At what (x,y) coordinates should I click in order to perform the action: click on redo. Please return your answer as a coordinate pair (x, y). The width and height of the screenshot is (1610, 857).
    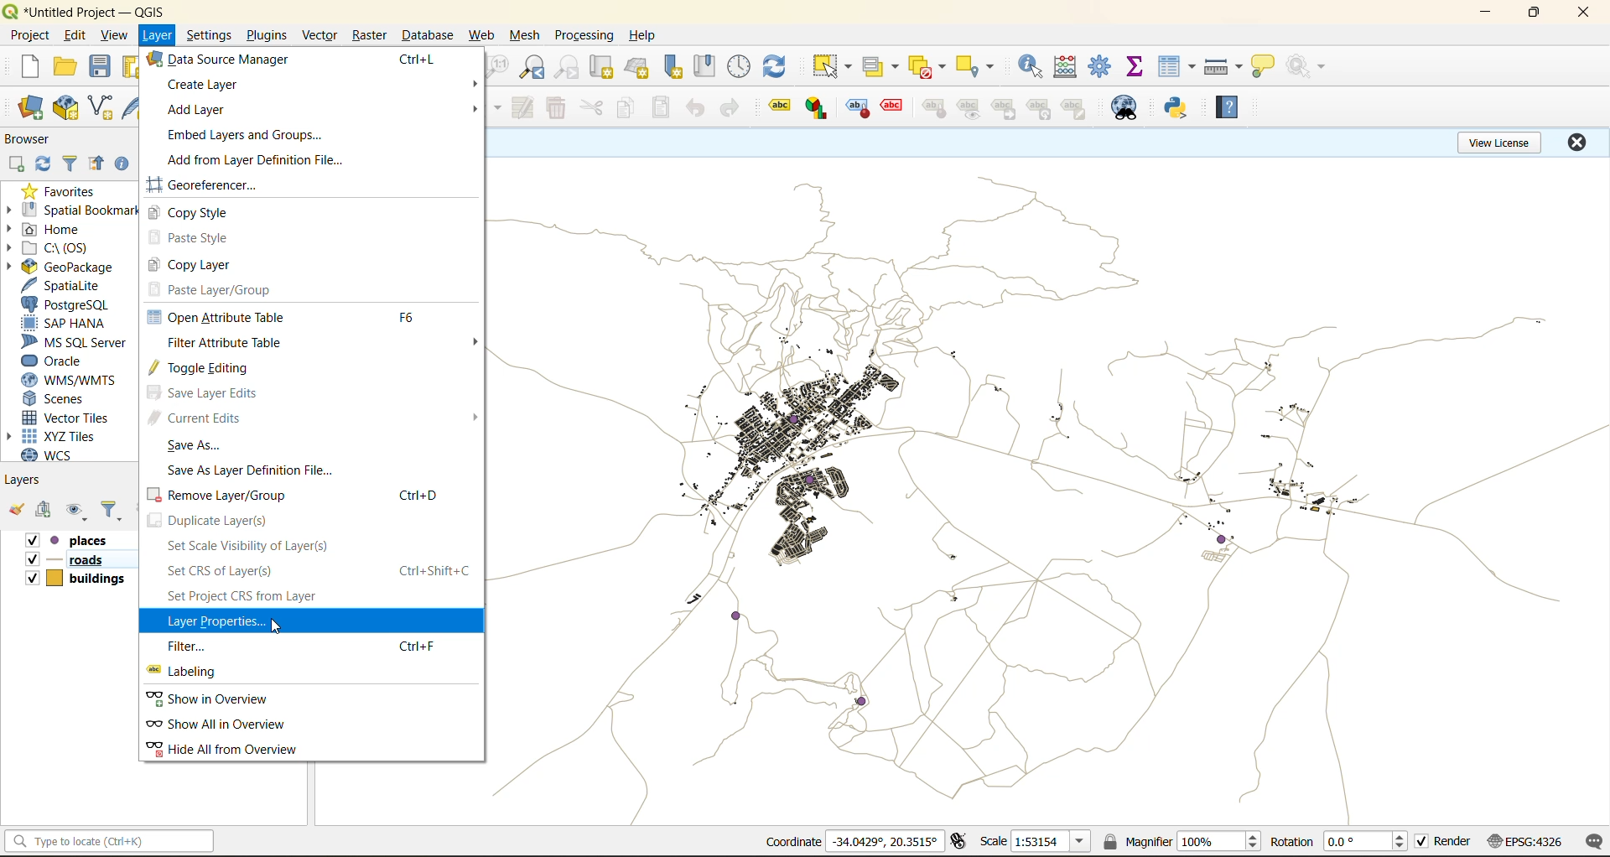
    Looking at the image, I should click on (735, 108).